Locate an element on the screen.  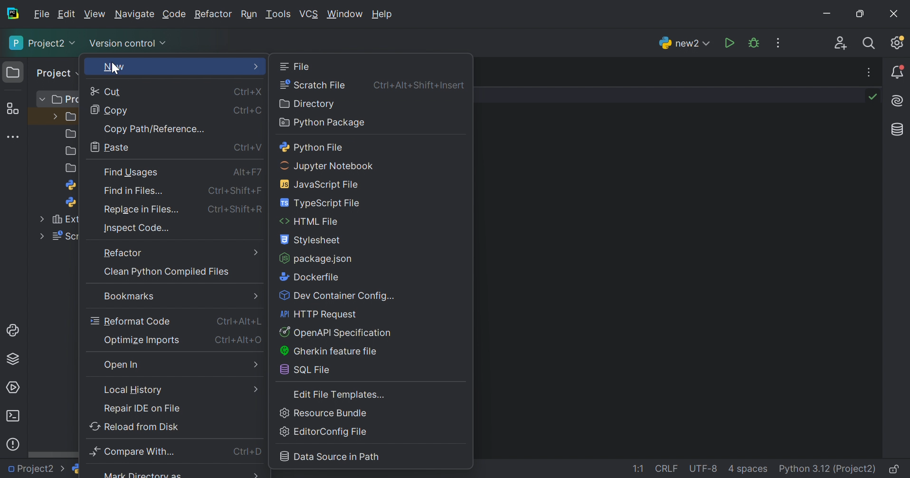
Editor config file is located at coordinates (326, 432).